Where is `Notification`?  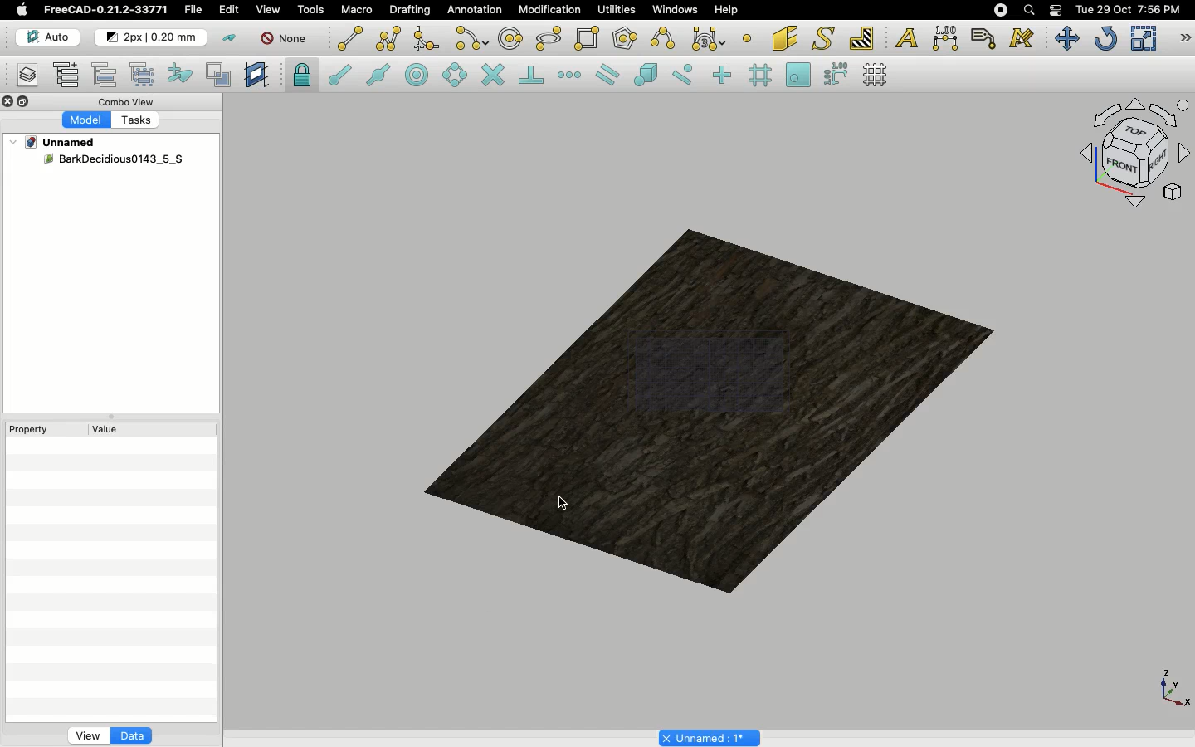
Notification is located at coordinates (1057, 9).